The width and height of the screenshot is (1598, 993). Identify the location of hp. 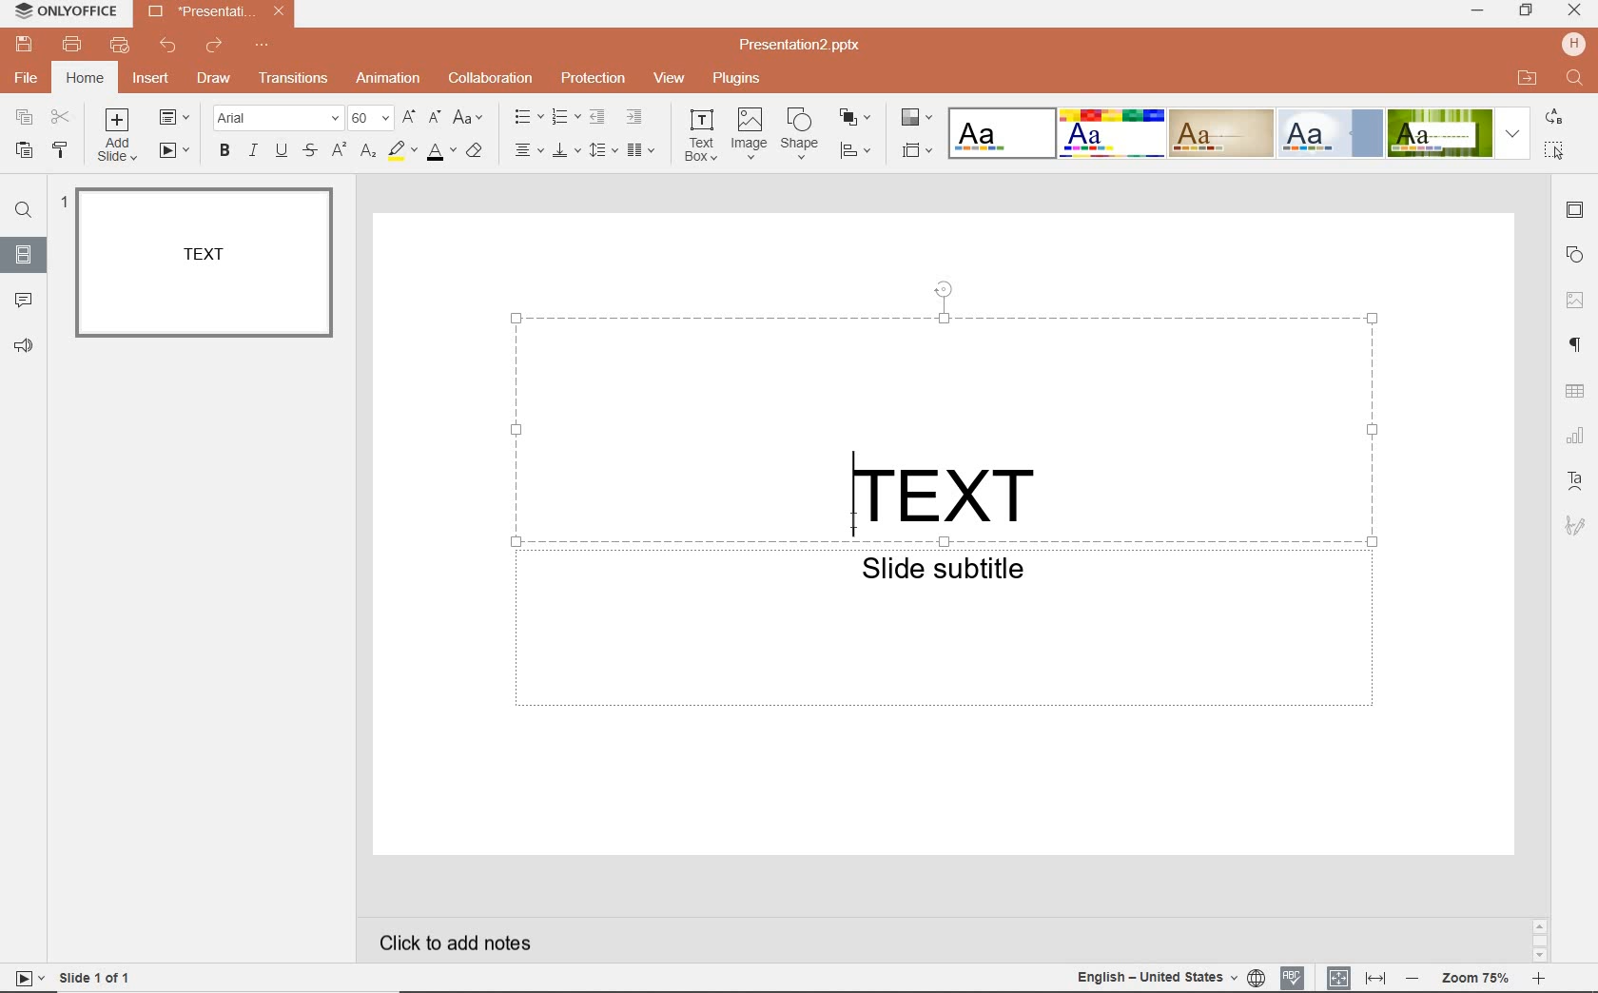
(1573, 43).